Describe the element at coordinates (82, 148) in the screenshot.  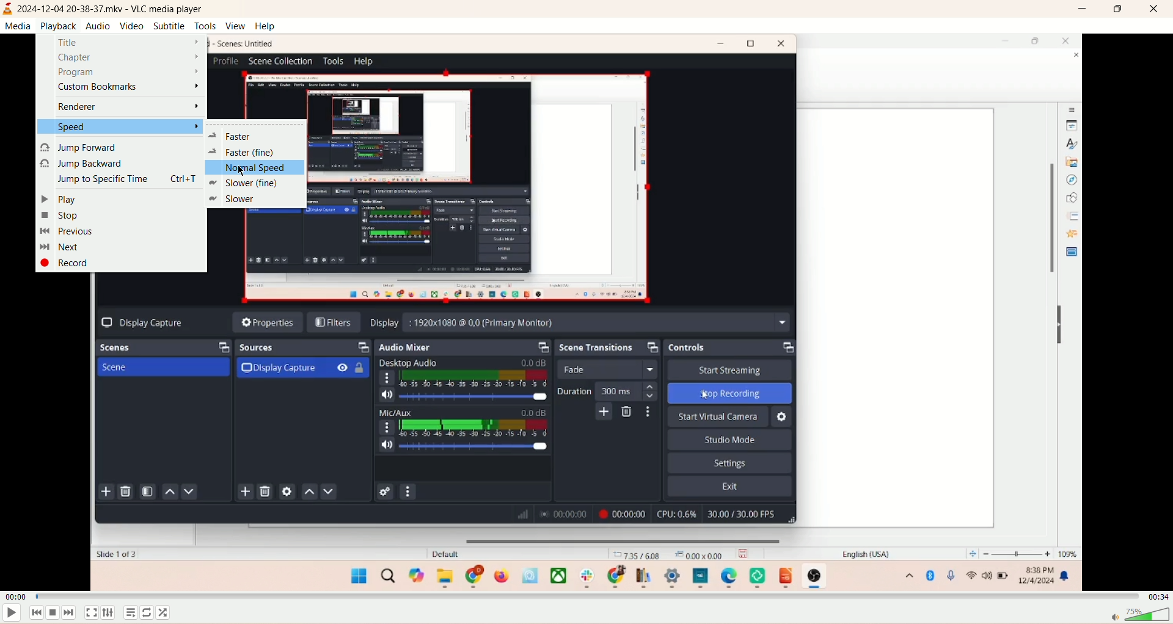
I see `jump forward` at that location.